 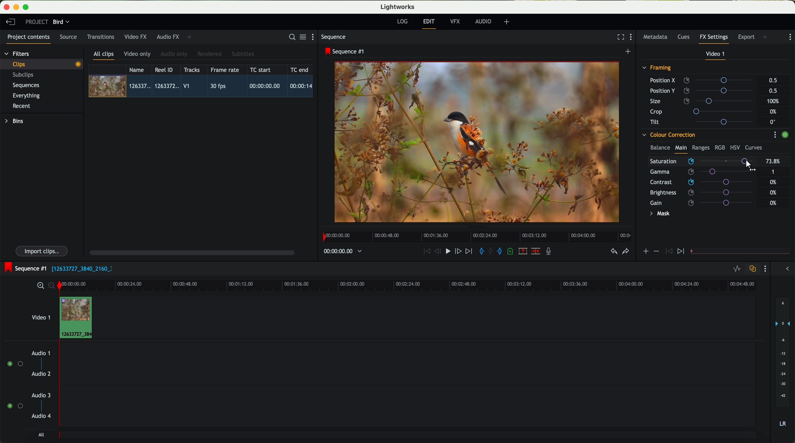 I want to click on add 'in' mark, so click(x=480, y=252).